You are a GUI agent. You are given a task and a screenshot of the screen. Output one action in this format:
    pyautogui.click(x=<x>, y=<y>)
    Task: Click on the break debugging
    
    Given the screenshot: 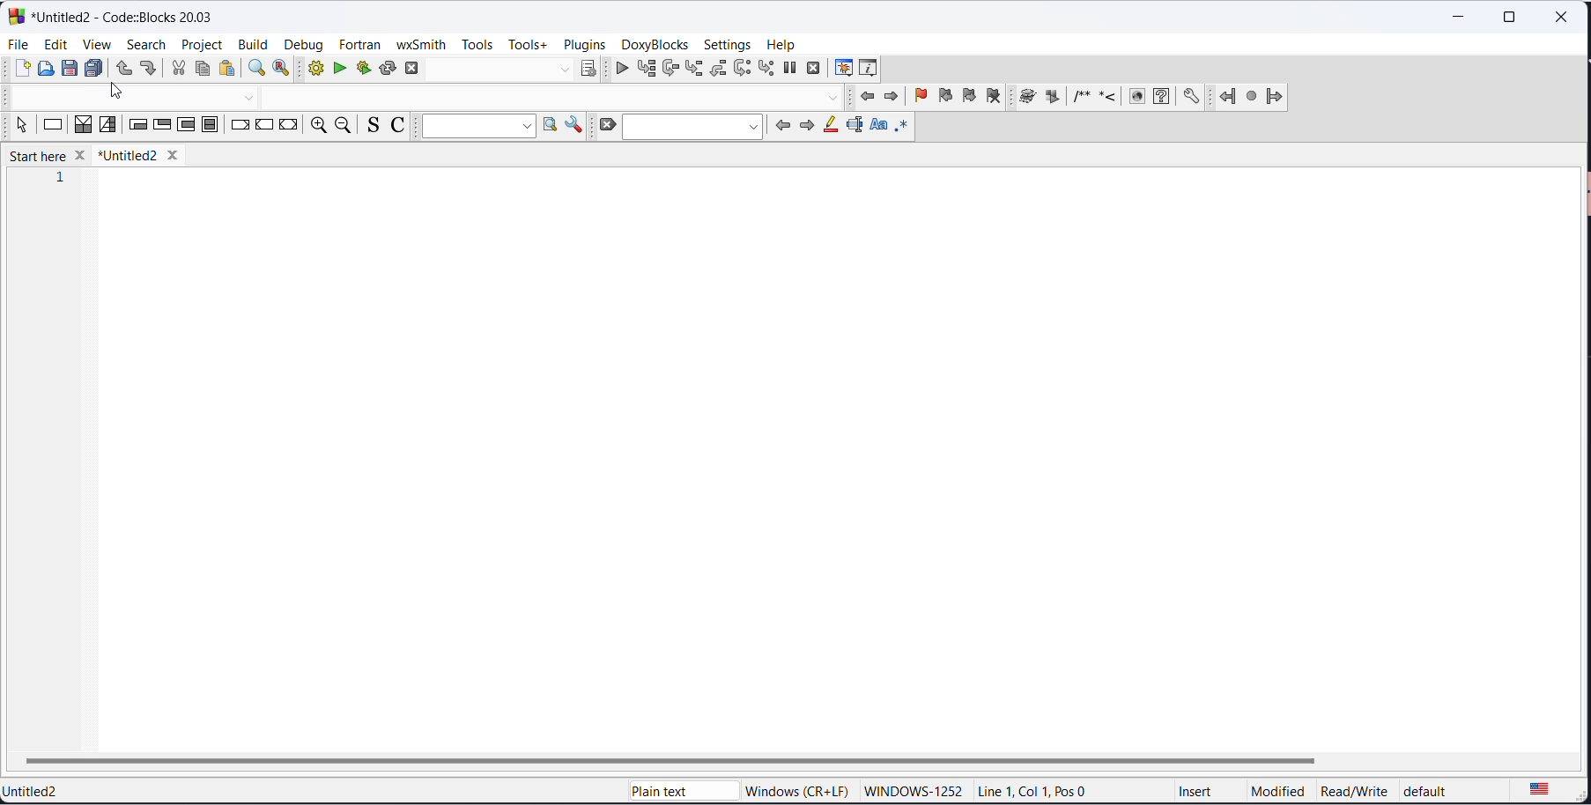 What is the action you would take?
    pyautogui.click(x=788, y=70)
    